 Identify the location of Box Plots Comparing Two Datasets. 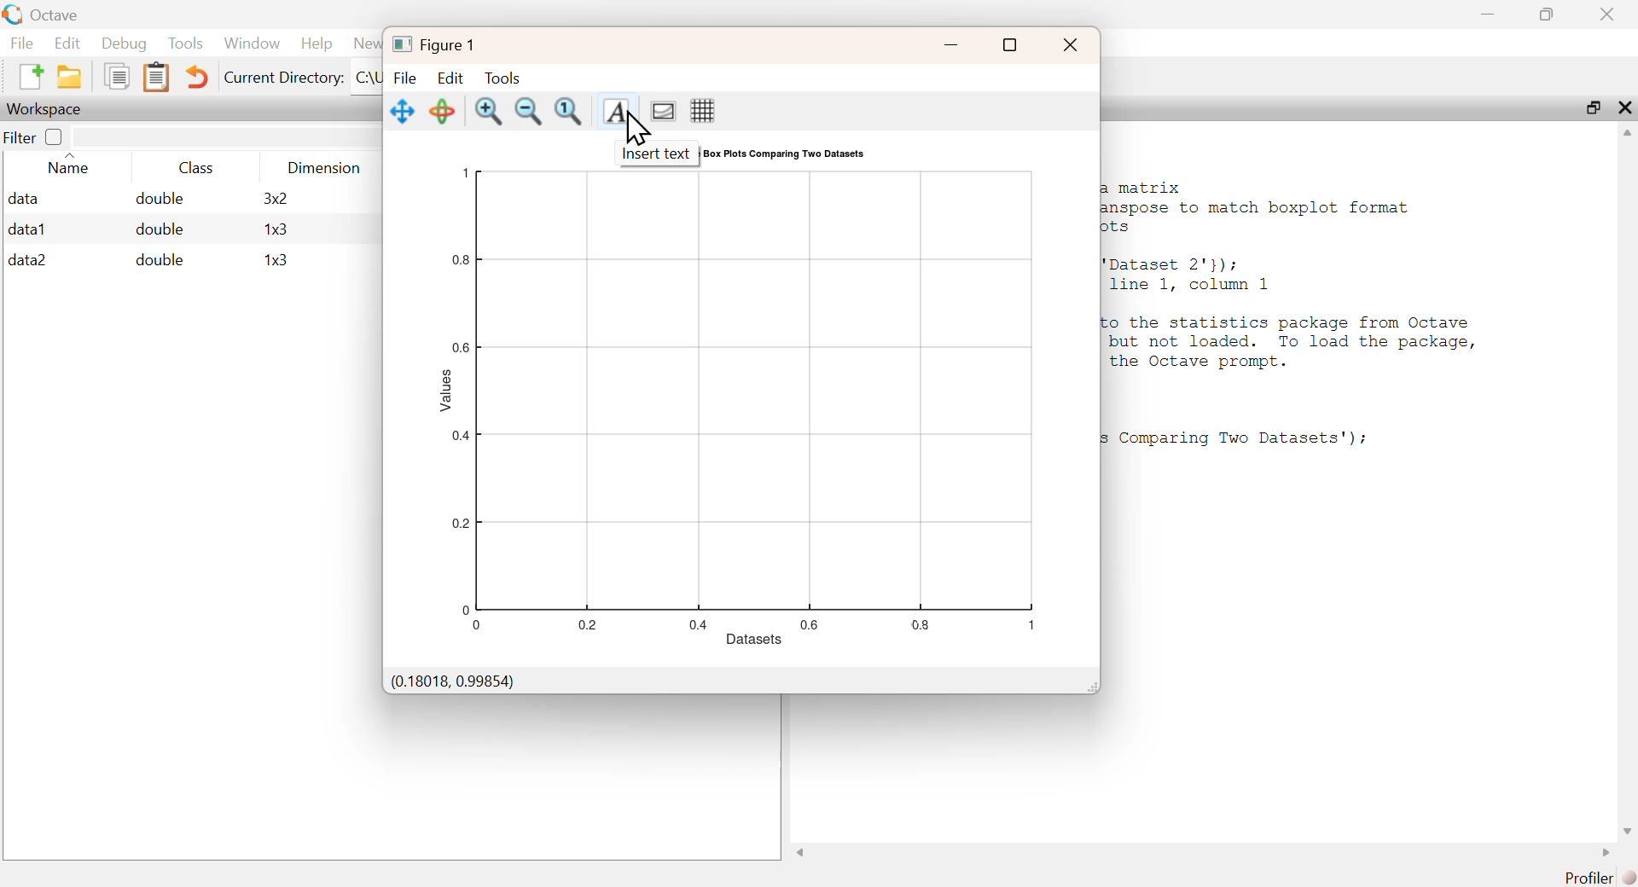
(785, 154).